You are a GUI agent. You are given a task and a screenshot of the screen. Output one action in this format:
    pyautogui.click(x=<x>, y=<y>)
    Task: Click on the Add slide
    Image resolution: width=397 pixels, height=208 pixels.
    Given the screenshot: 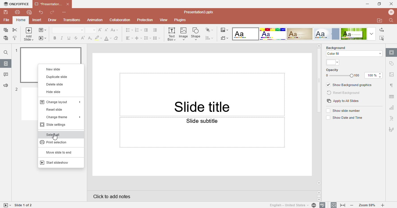 What is the action you would take?
    pyautogui.click(x=29, y=35)
    